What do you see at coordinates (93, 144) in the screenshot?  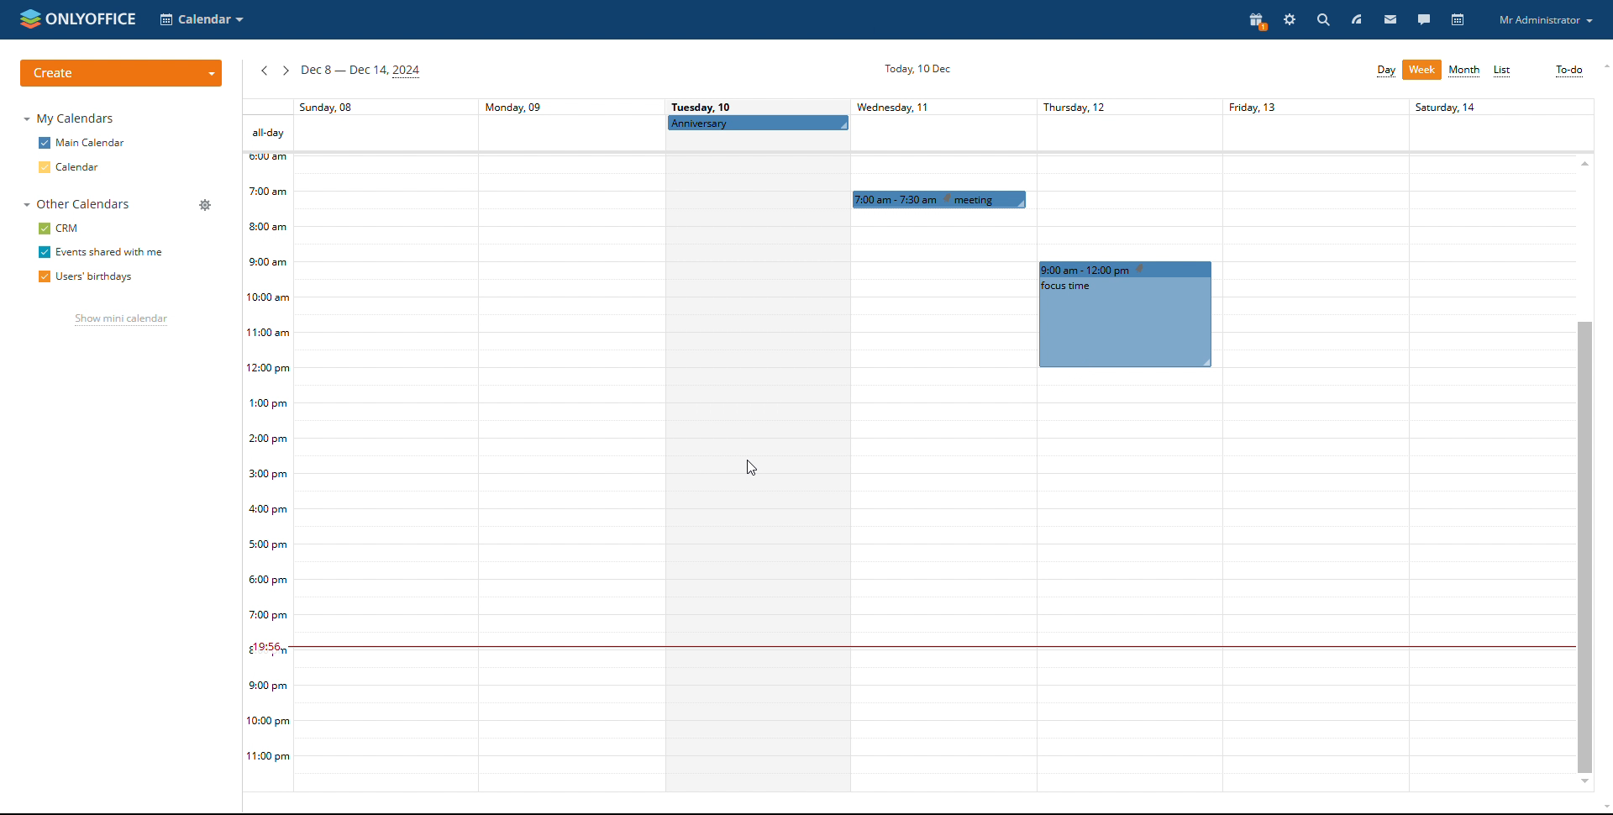 I see `main calendar` at bounding box center [93, 144].